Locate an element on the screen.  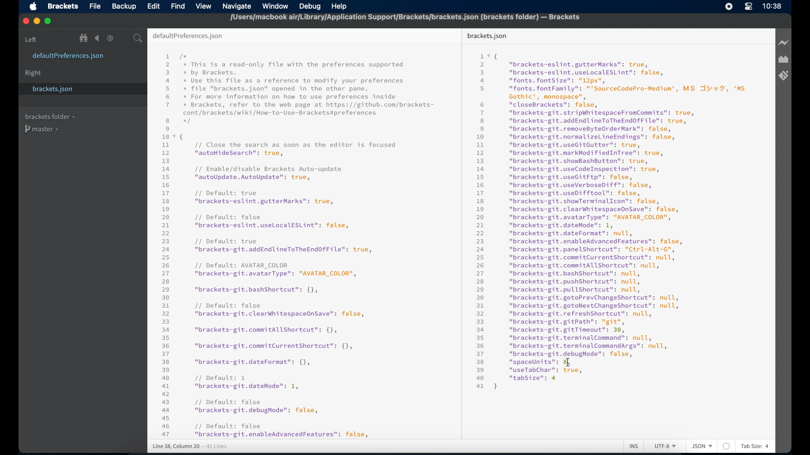
close is located at coordinates (26, 21).